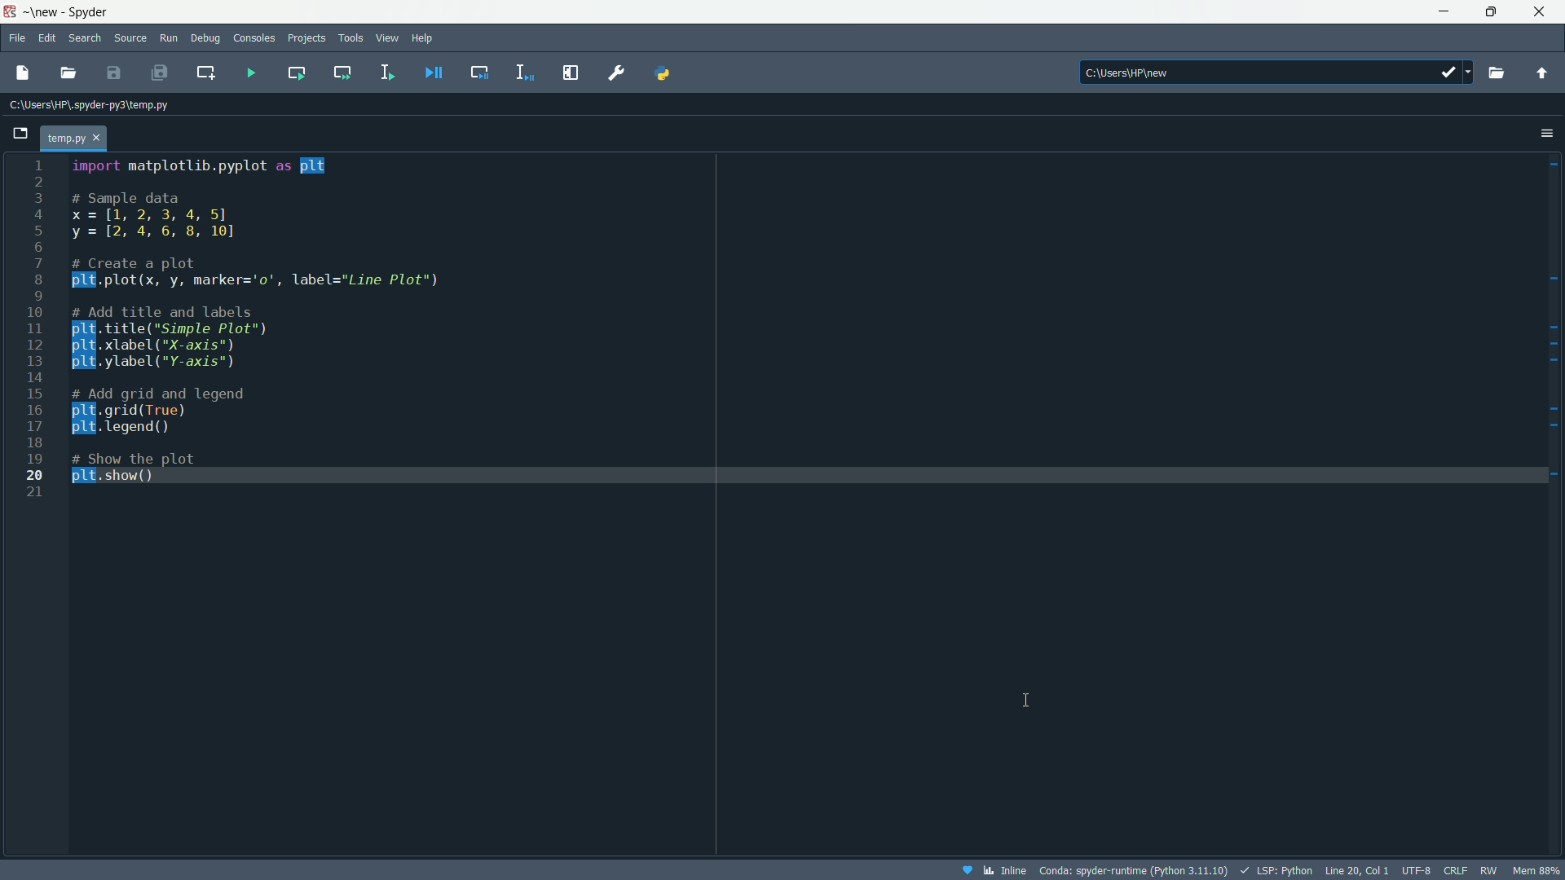  I want to click on app icon, so click(9, 12).